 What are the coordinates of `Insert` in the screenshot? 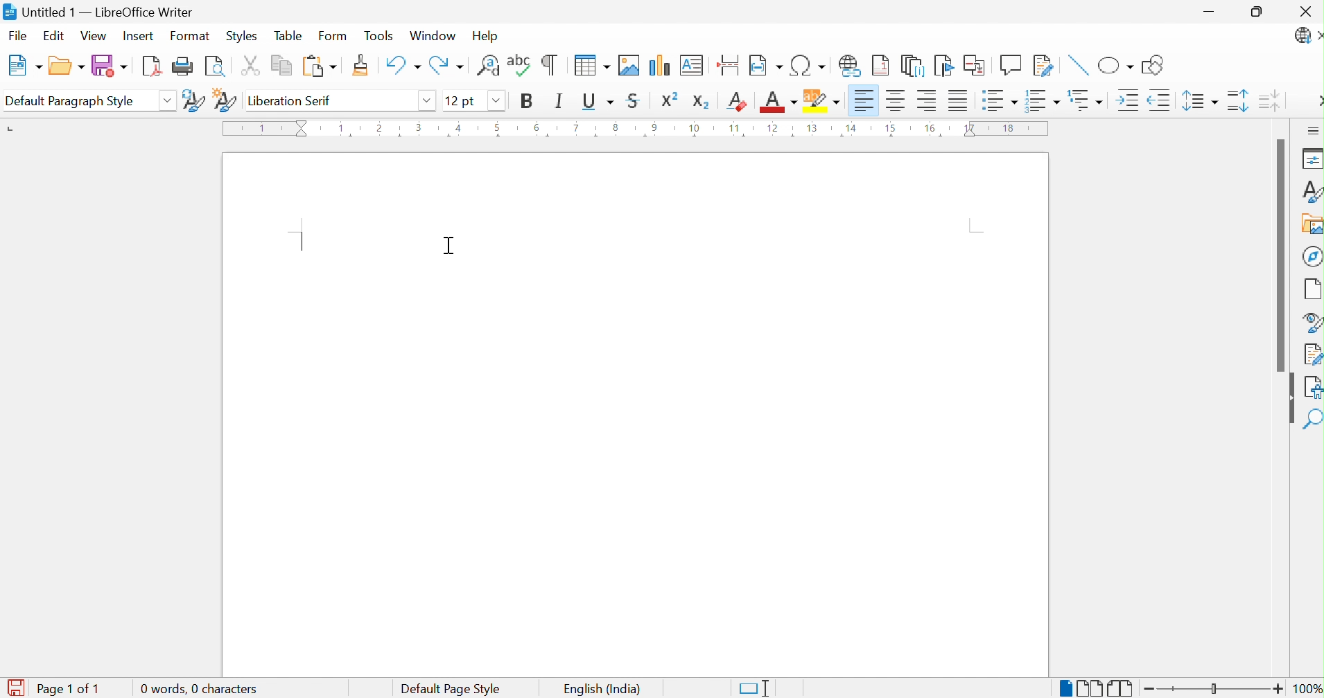 It's located at (140, 35).